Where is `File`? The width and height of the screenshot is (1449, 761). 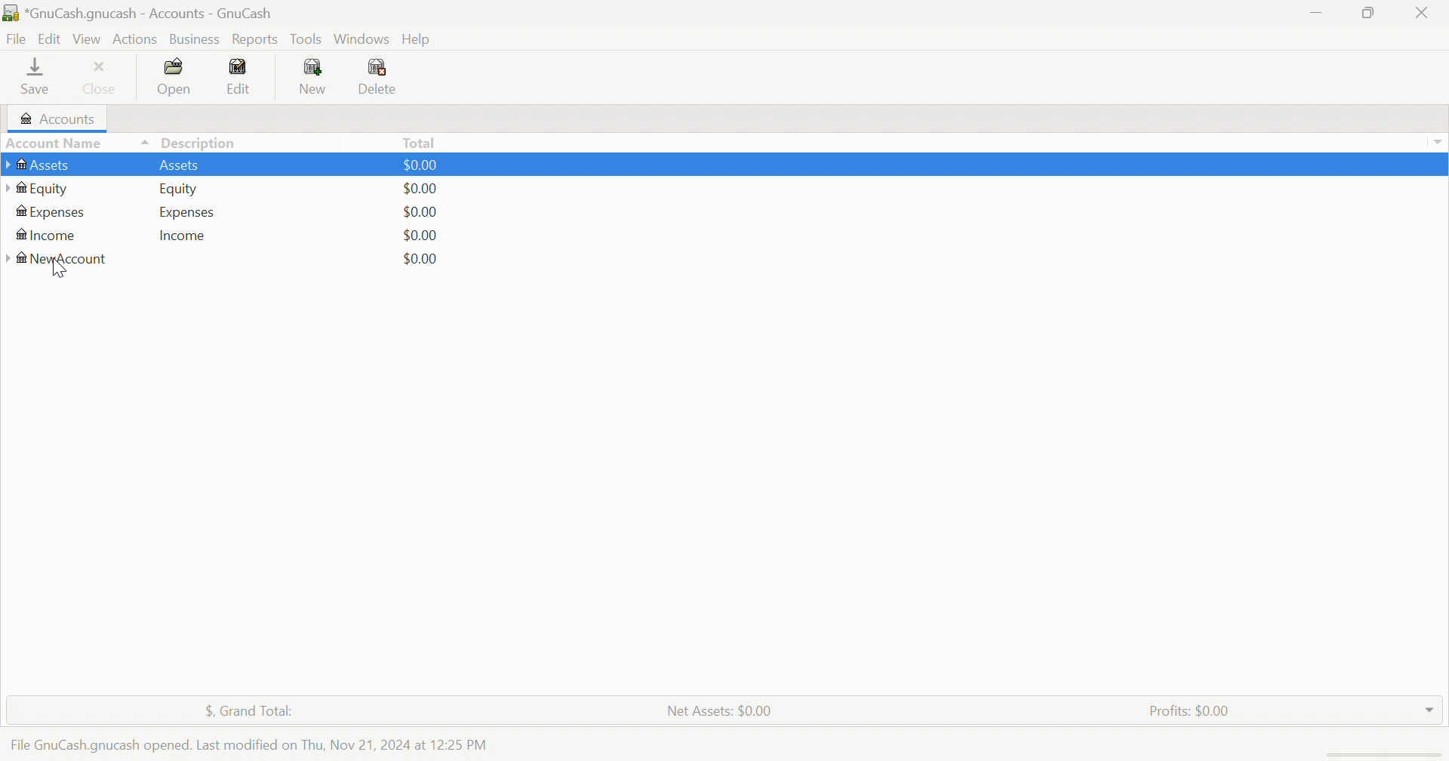 File is located at coordinates (17, 40).